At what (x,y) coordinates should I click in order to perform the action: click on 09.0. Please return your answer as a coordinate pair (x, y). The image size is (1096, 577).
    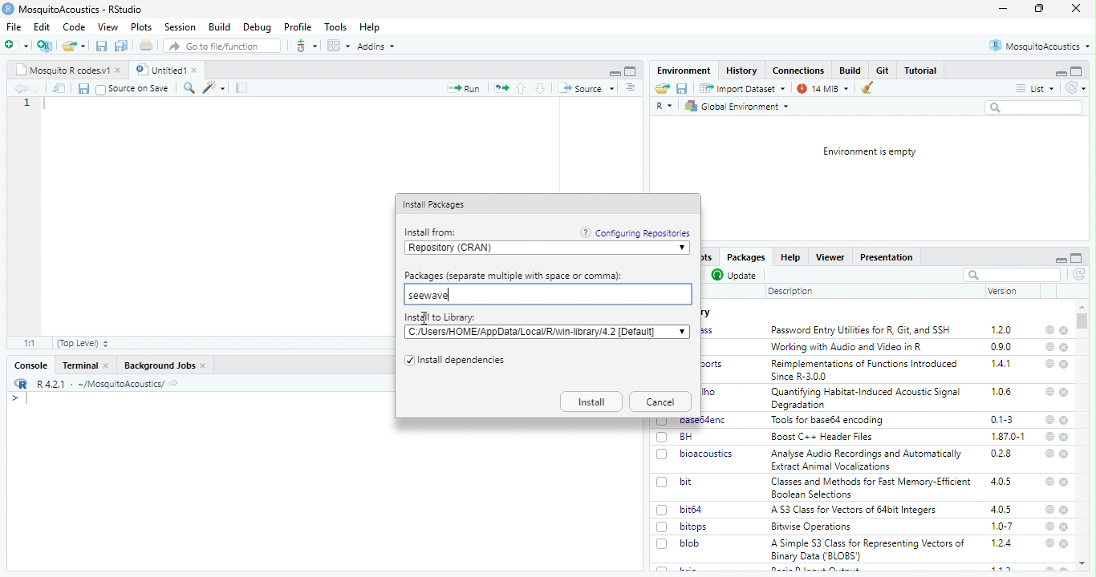
    Looking at the image, I should click on (1001, 347).